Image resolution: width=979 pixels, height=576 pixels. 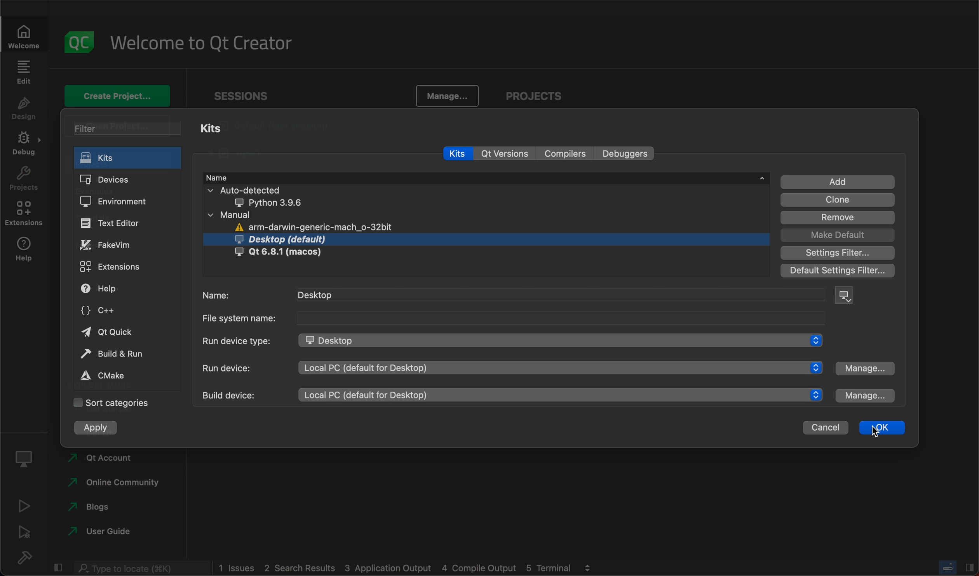 I want to click on Hide/Show right sidebar, so click(x=969, y=566).